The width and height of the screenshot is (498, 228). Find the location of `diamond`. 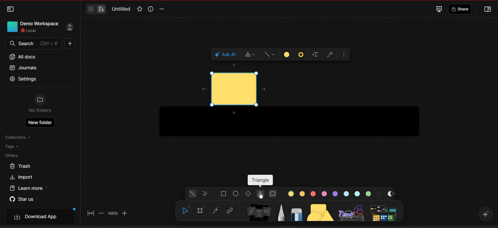

diamond is located at coordinates (249, 194).